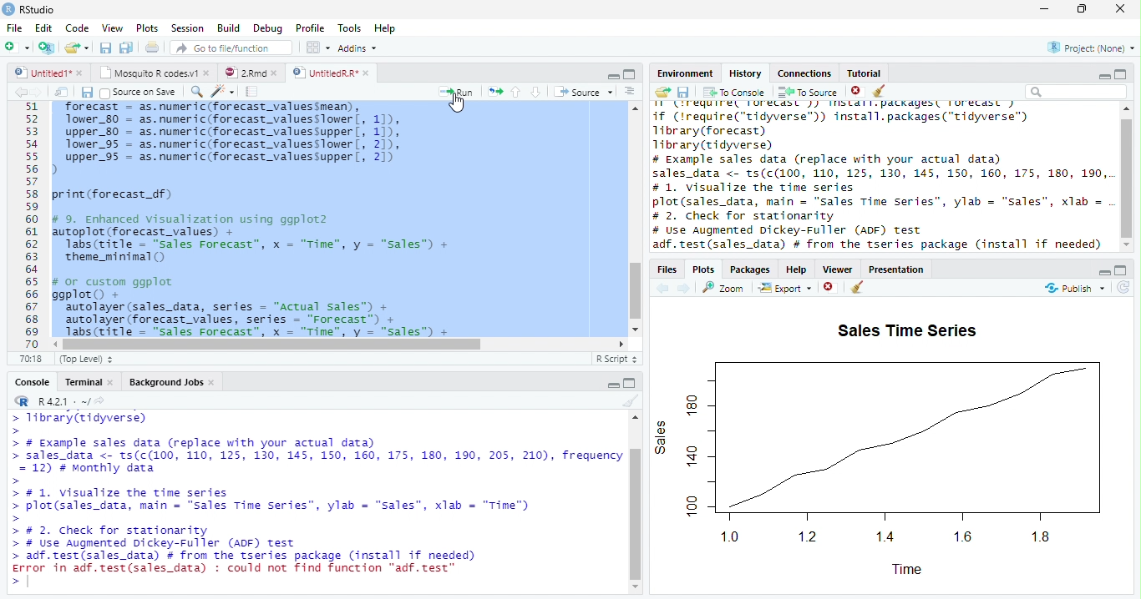 This screenshot has height=599, width=1141. What do you see at coordinates (683, 92) in the screenshot?
I see `save` at bounding box center [683, 92].